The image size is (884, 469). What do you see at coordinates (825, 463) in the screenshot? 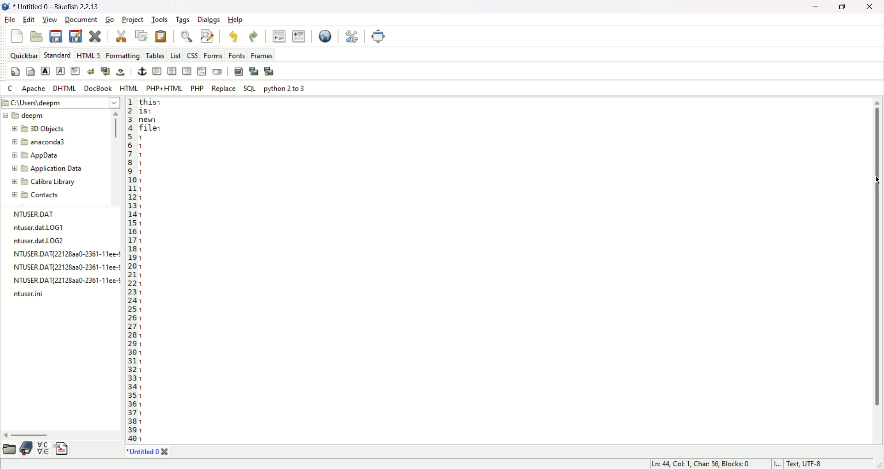
I see `character encoding` at bounding box center [825, 463].